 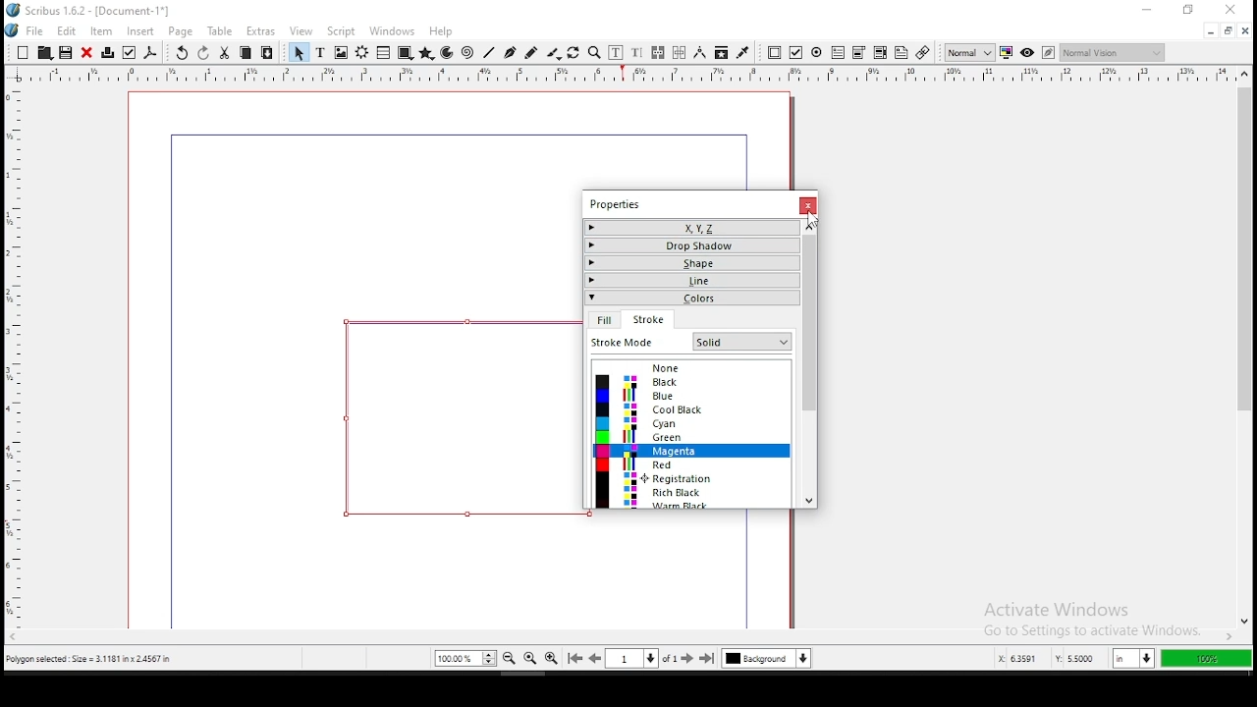 I want to click on arc, so click(x=448, y=53).